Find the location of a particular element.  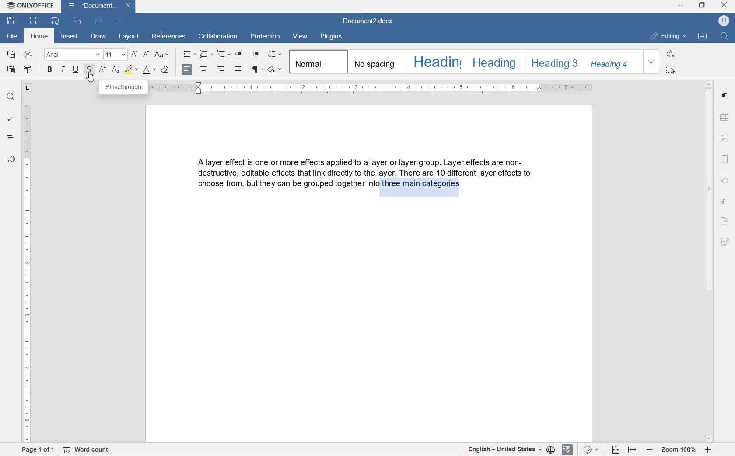

text or document language is located at coordinates (506, 449).